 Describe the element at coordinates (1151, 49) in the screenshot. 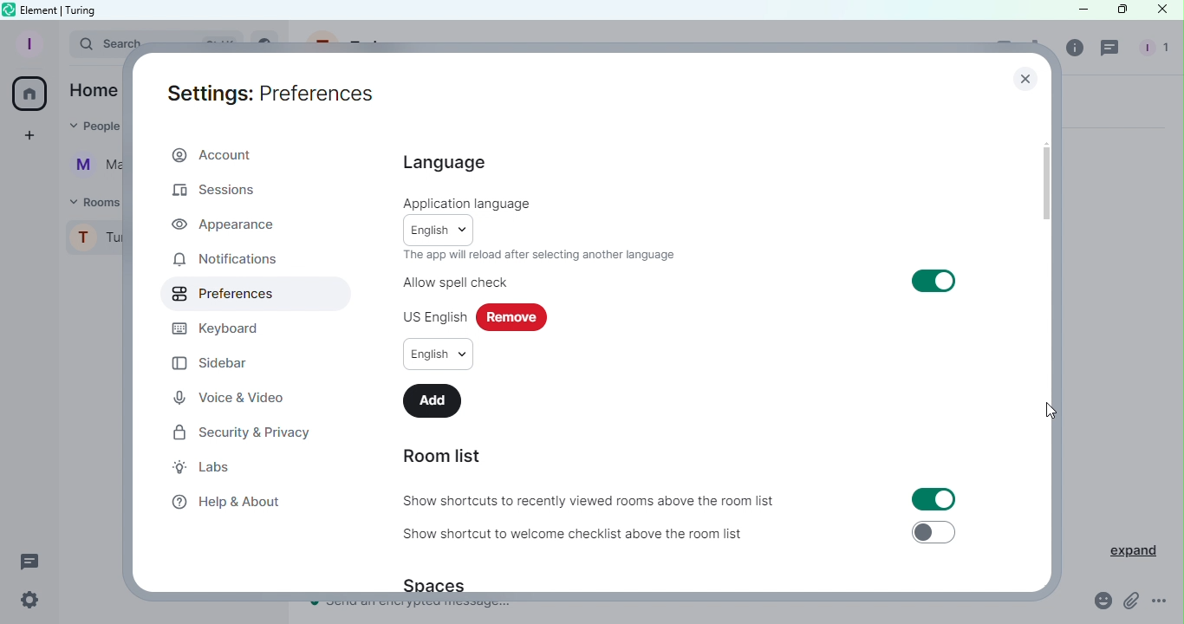

I see `People` at that location.